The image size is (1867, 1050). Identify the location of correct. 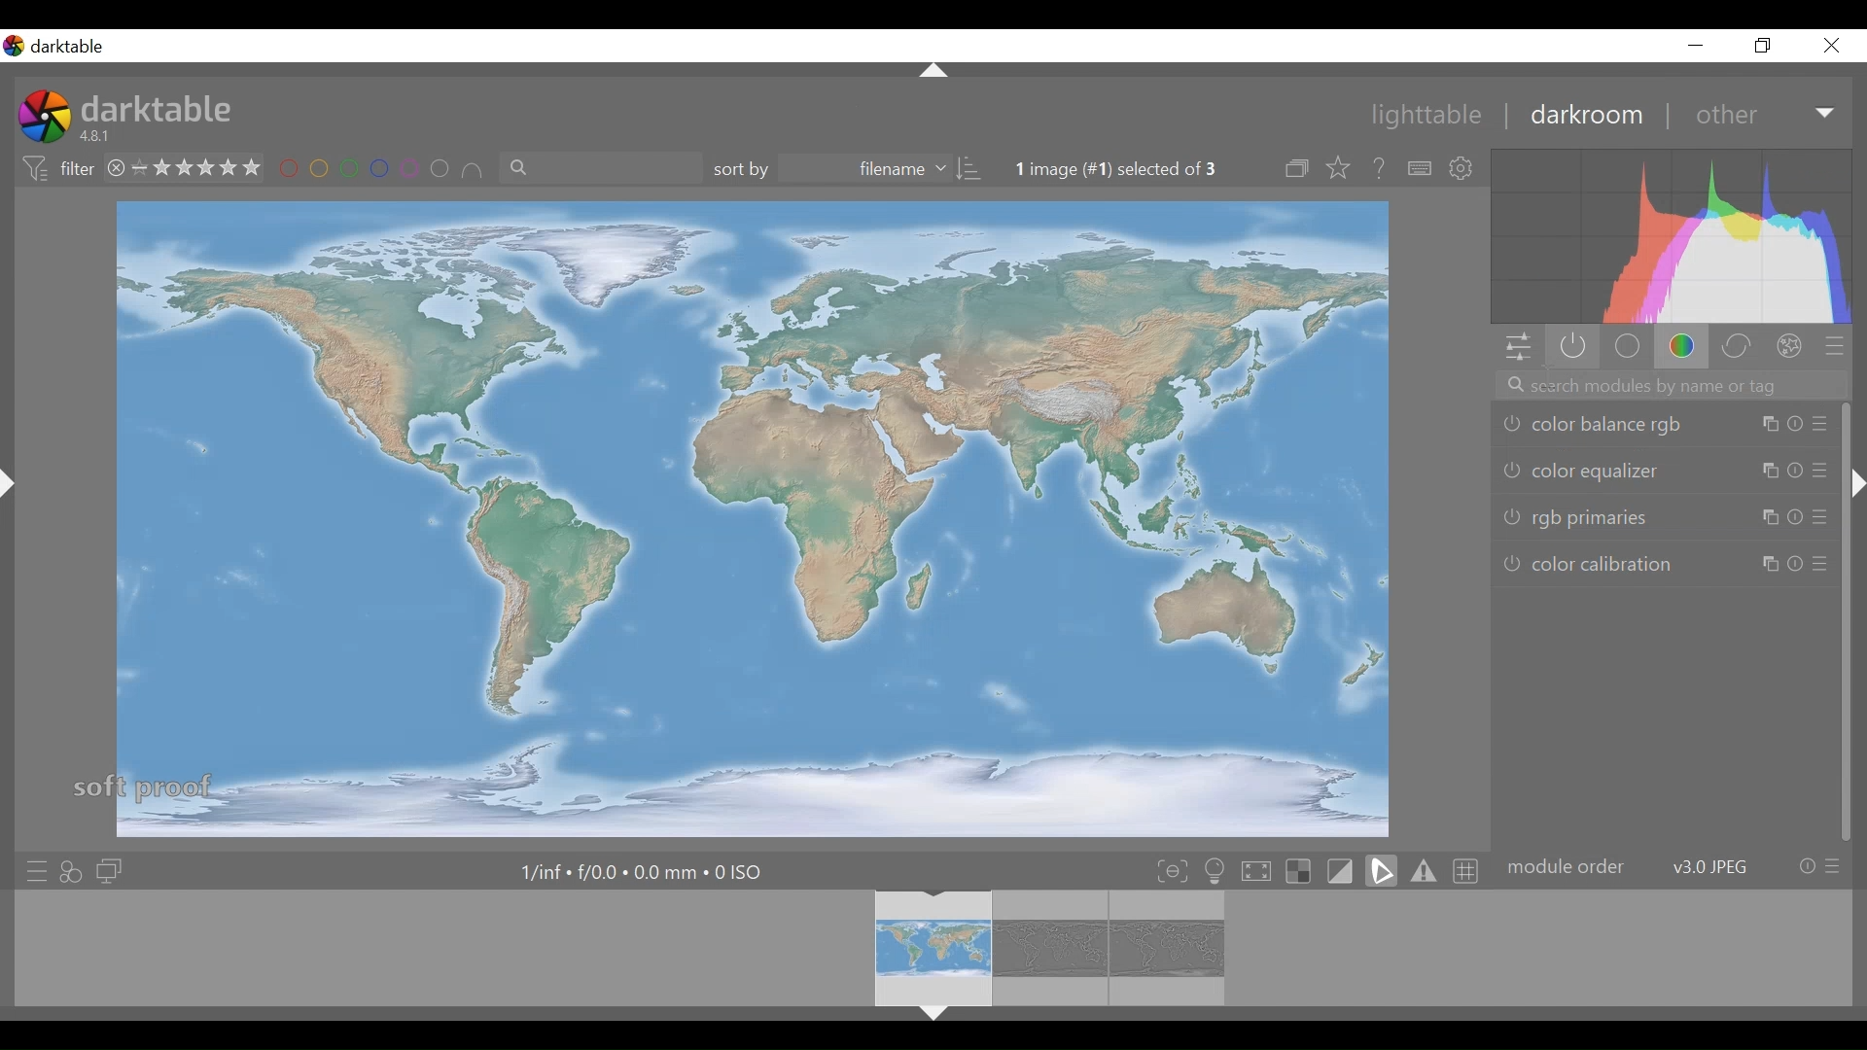
(1738, 346).